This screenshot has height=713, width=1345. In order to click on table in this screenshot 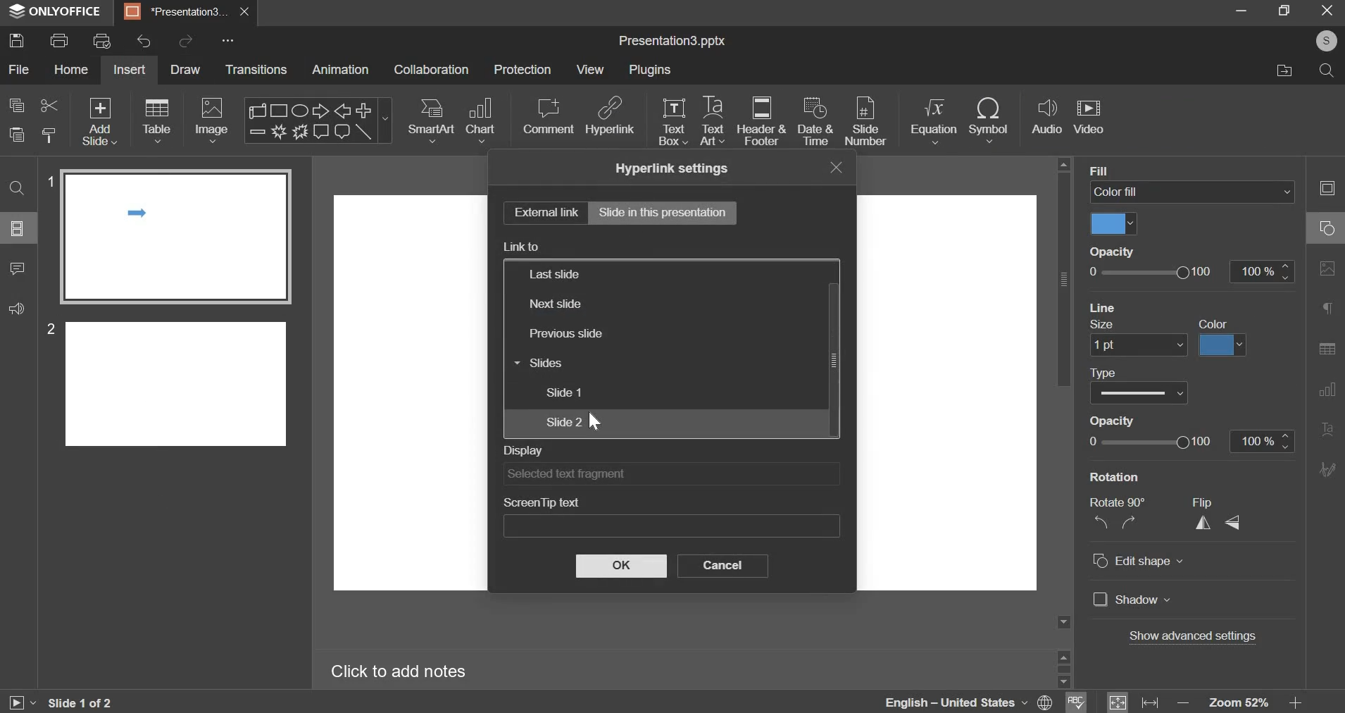, I will do `click(158, 120)`.